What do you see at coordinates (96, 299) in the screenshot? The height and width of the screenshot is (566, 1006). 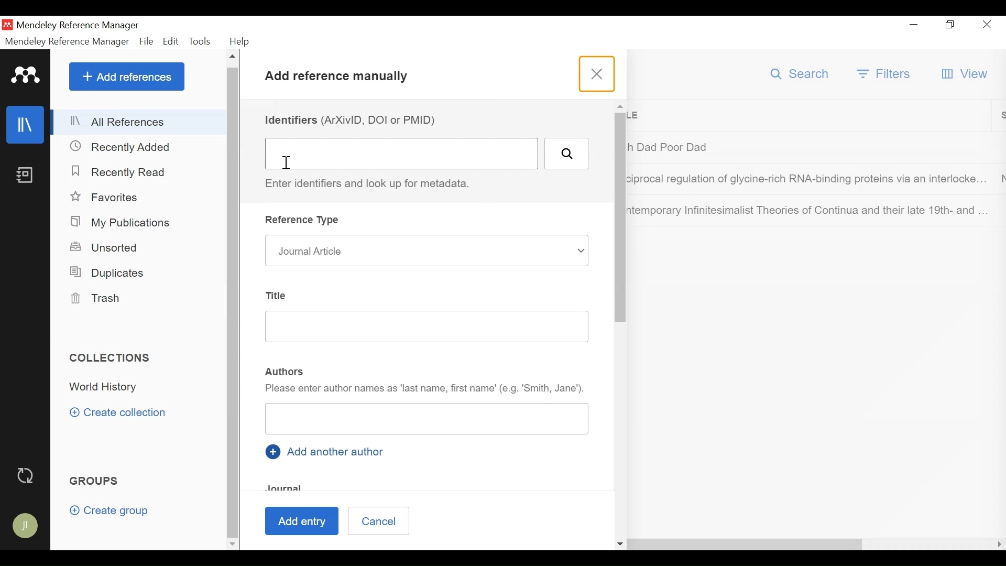 I see `Trash` at bounding box center [96, 299].